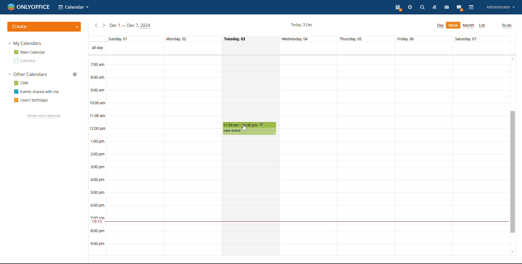  What do you see at coordinates (467, 38) in the screenshot?
I see `Saturday, 07` at bounding box center [467, 38].